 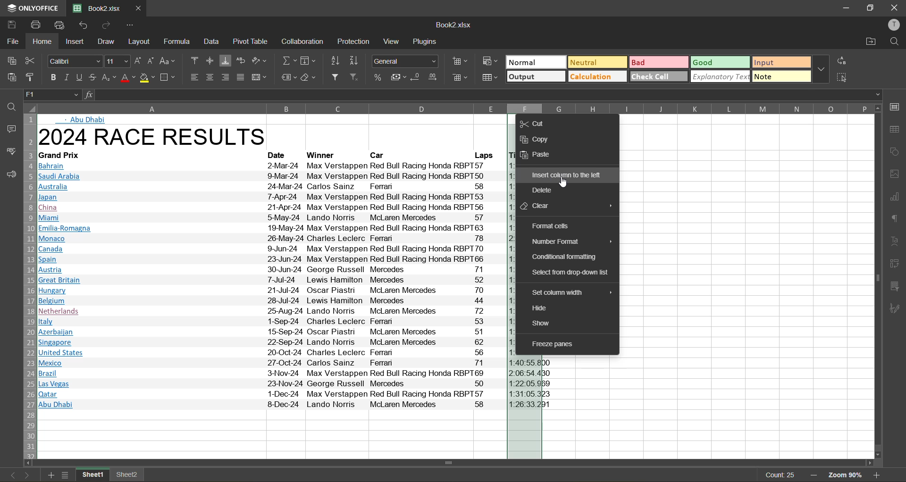 What do you see at coordinates (376, 76) in the screenshot?
I see `percent` at bounding box center [376, 76].